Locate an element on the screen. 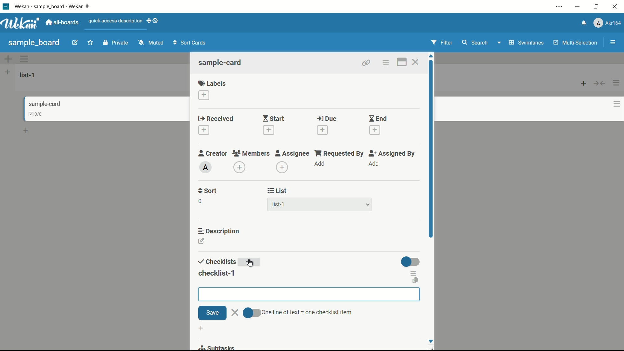 The image size is (624, 351). scroll bar is located at coordinates (432, 162).